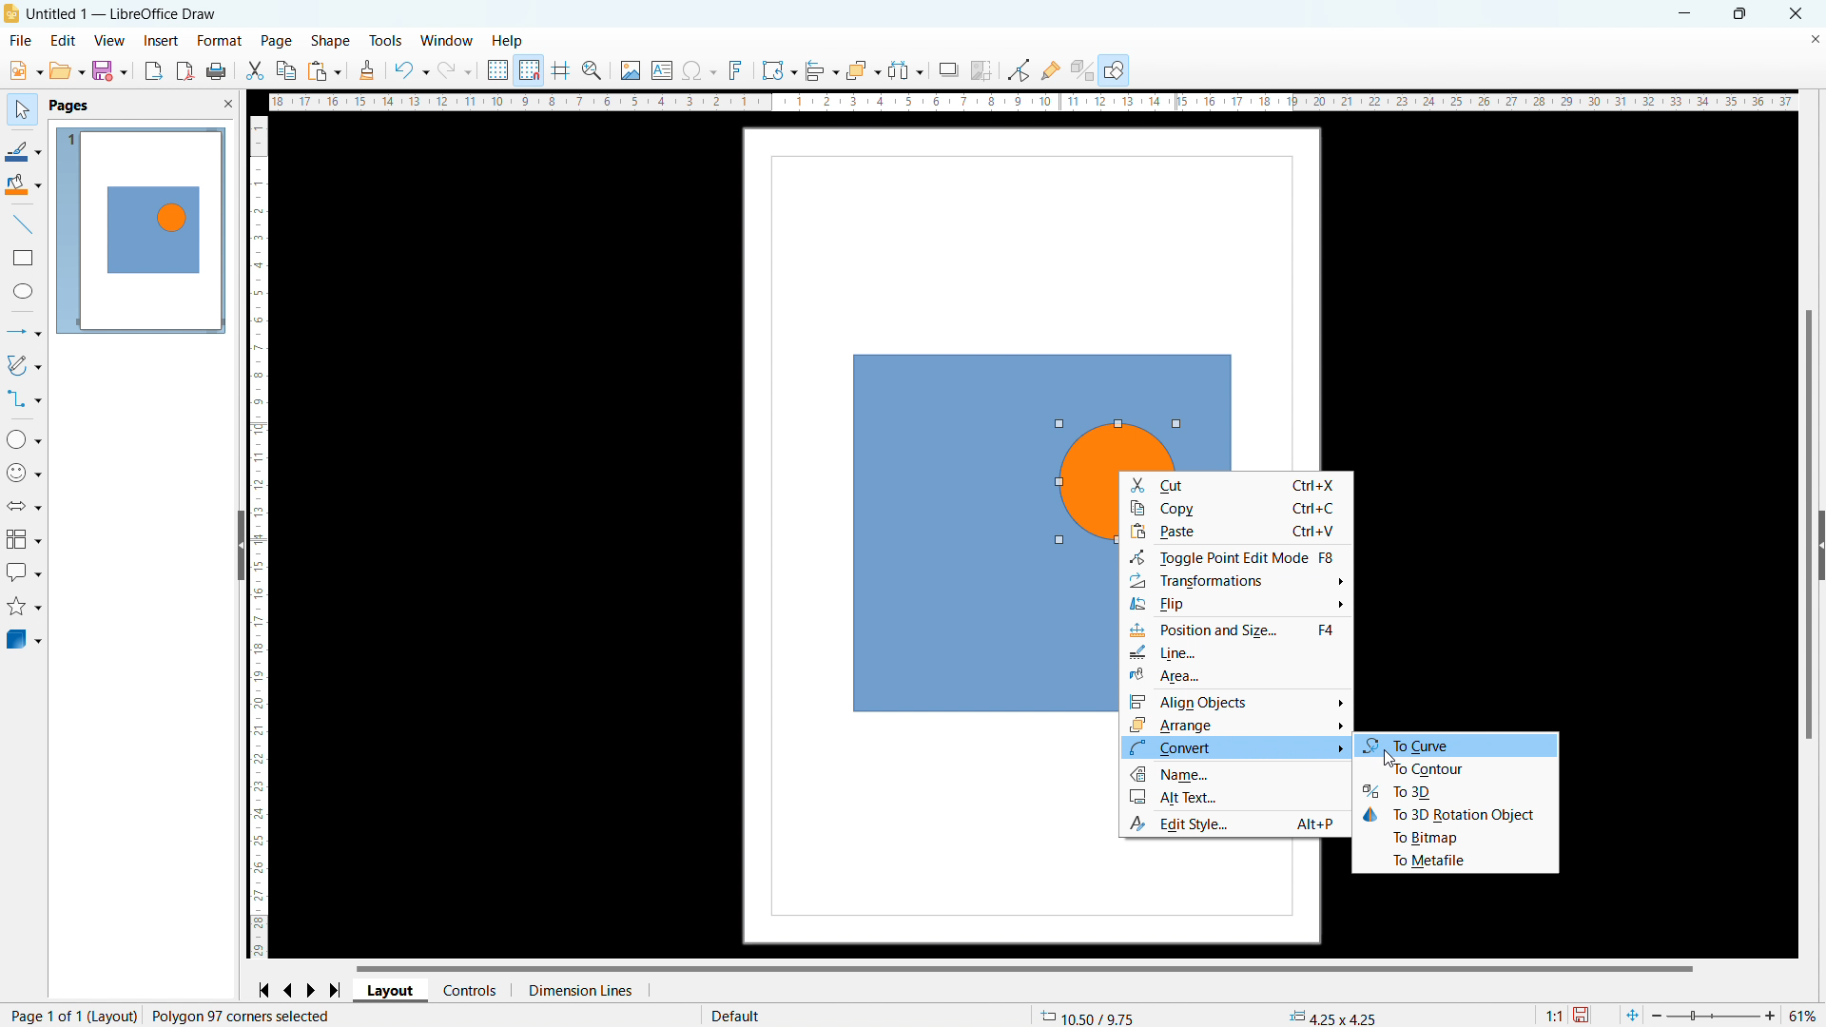 The image size is (1826, 1027). I want to click on open, so click(68, 69).